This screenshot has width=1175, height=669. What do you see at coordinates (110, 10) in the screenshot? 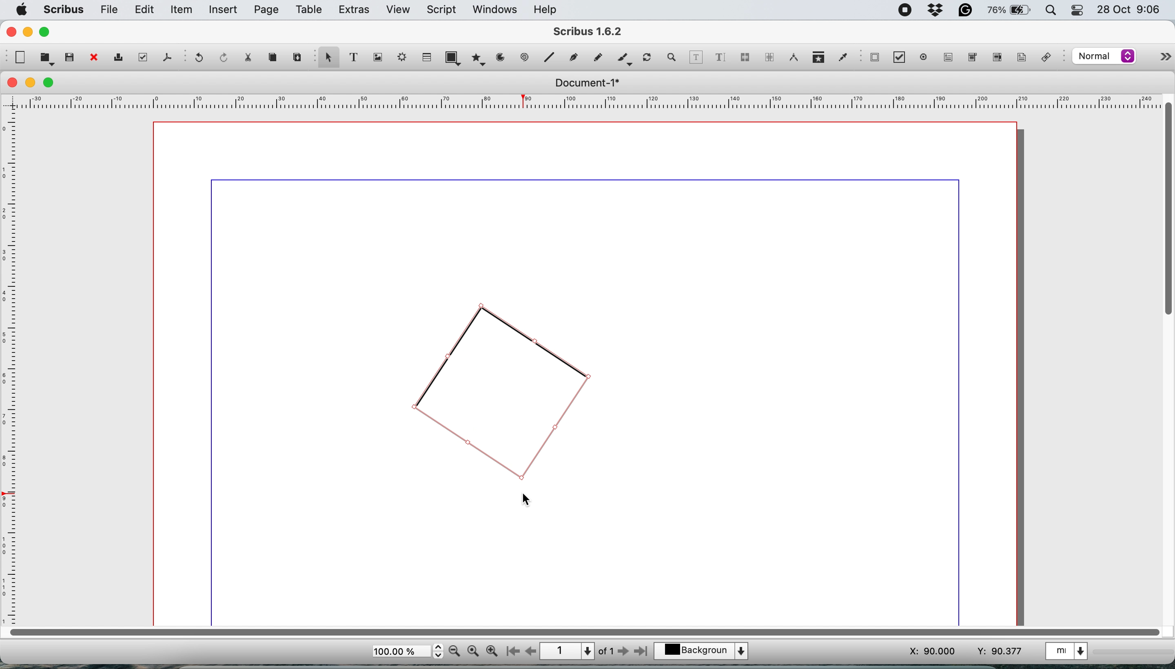
I see `file` at bounding box center [110, 10].